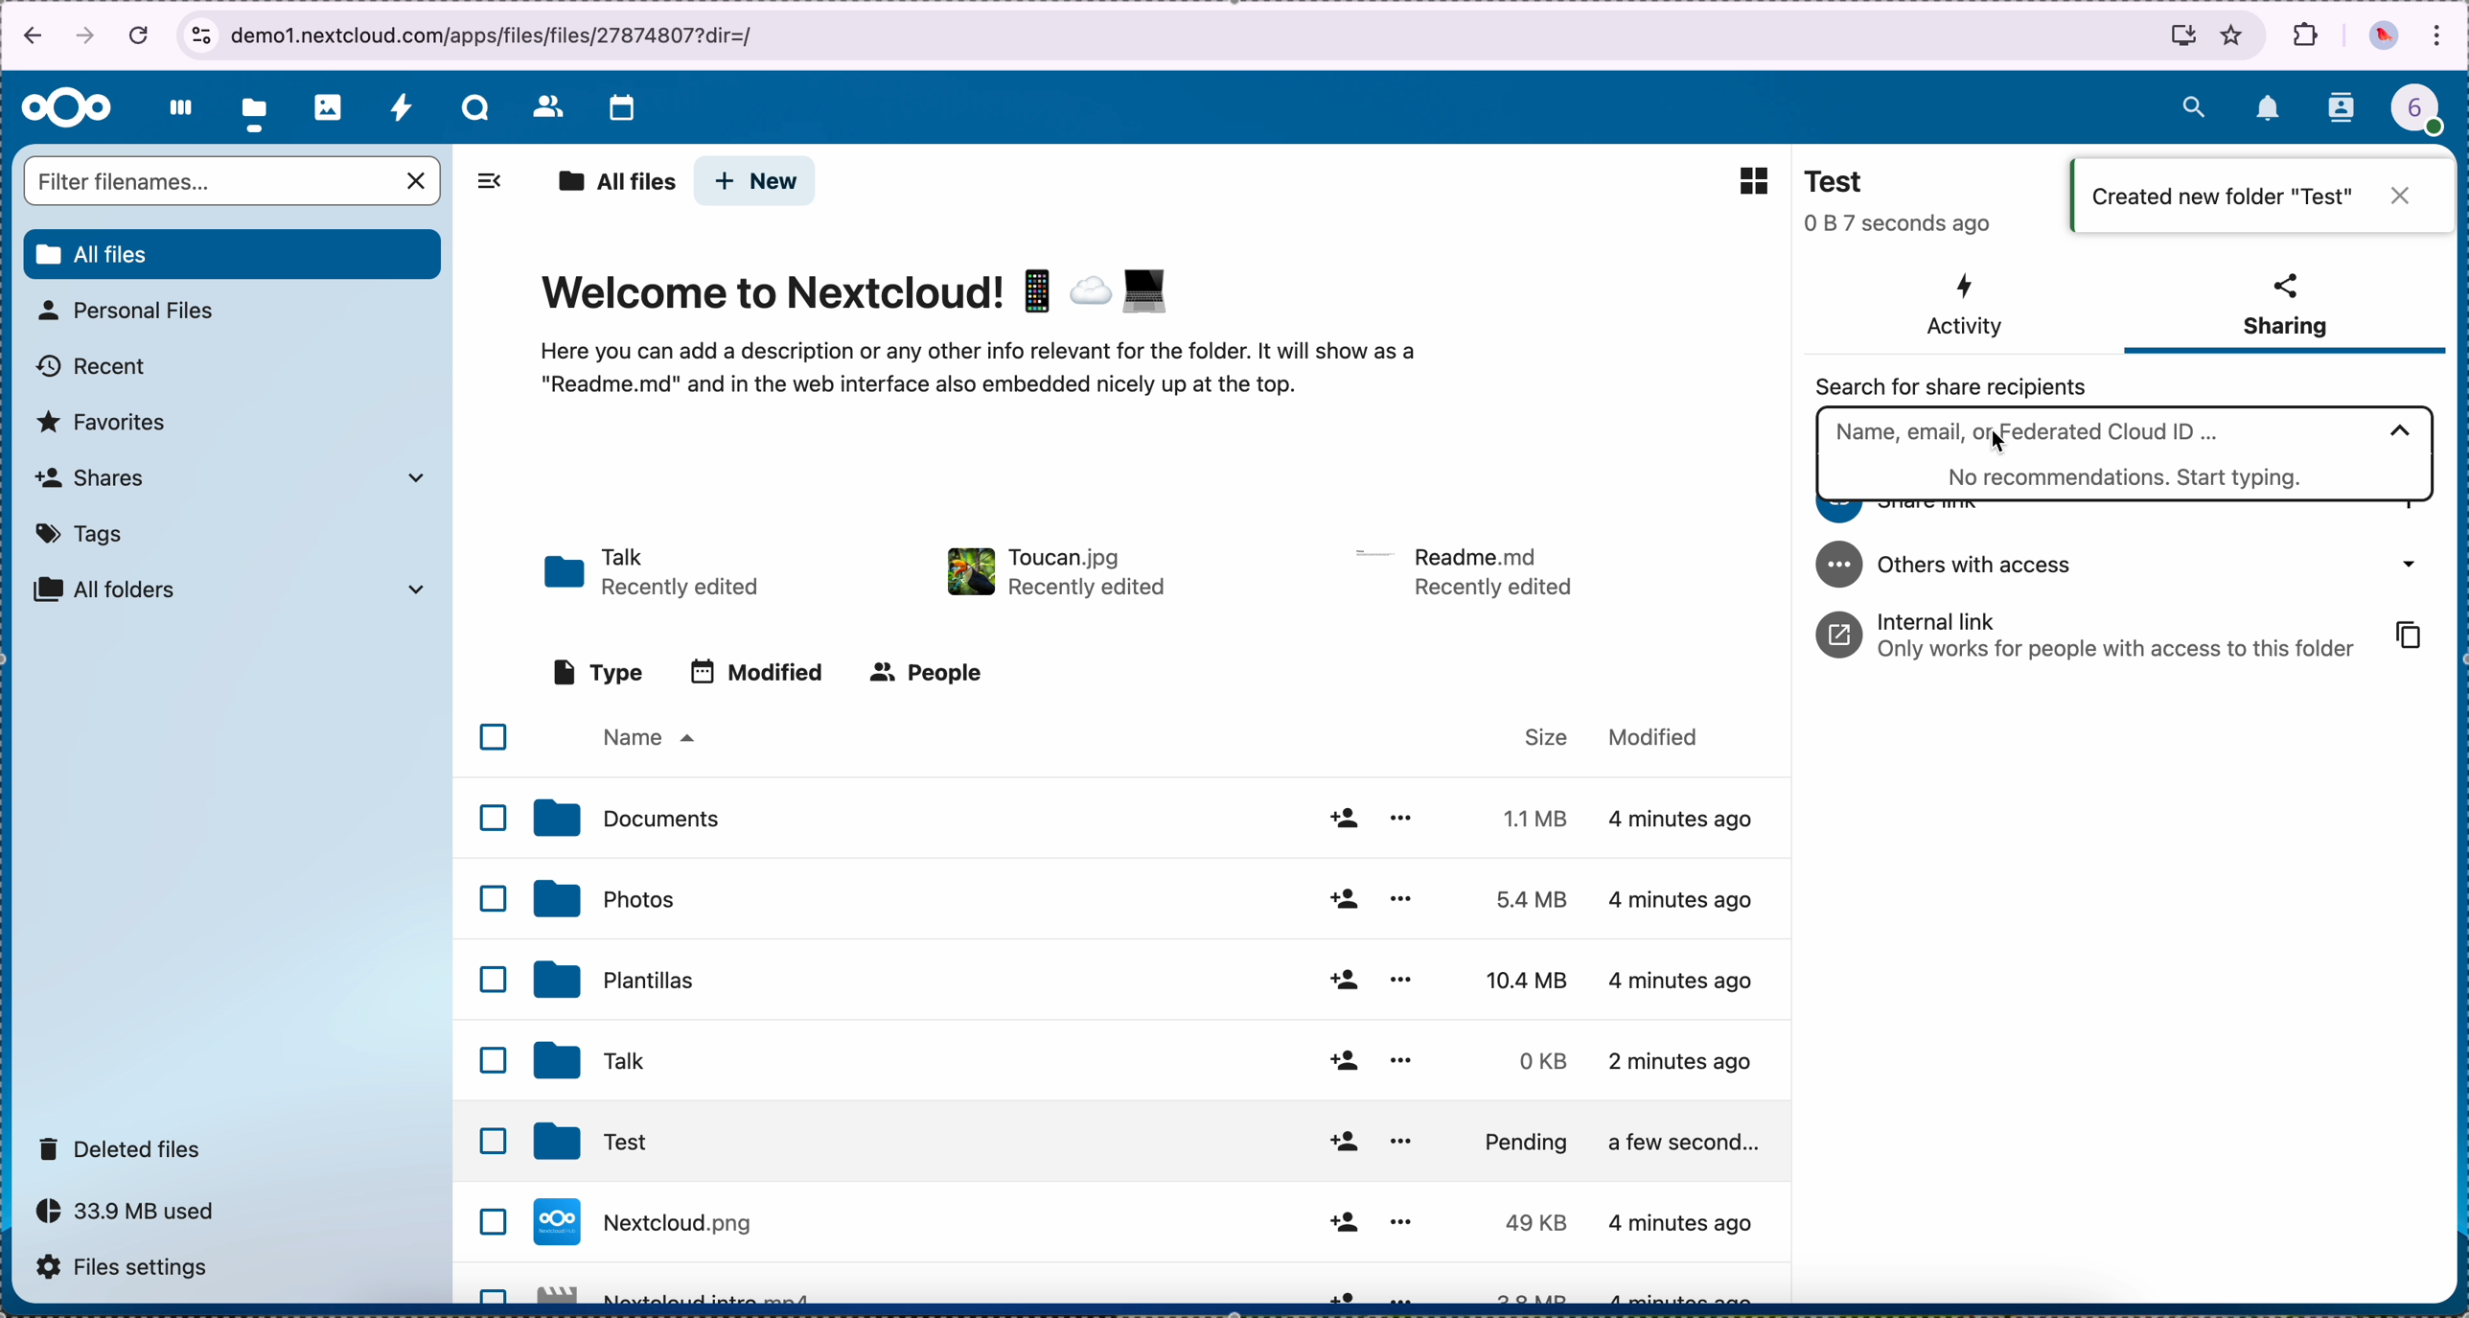  Describe the element at coordinates (1905, 224) in the screenshot. I see `seconds` at that location.